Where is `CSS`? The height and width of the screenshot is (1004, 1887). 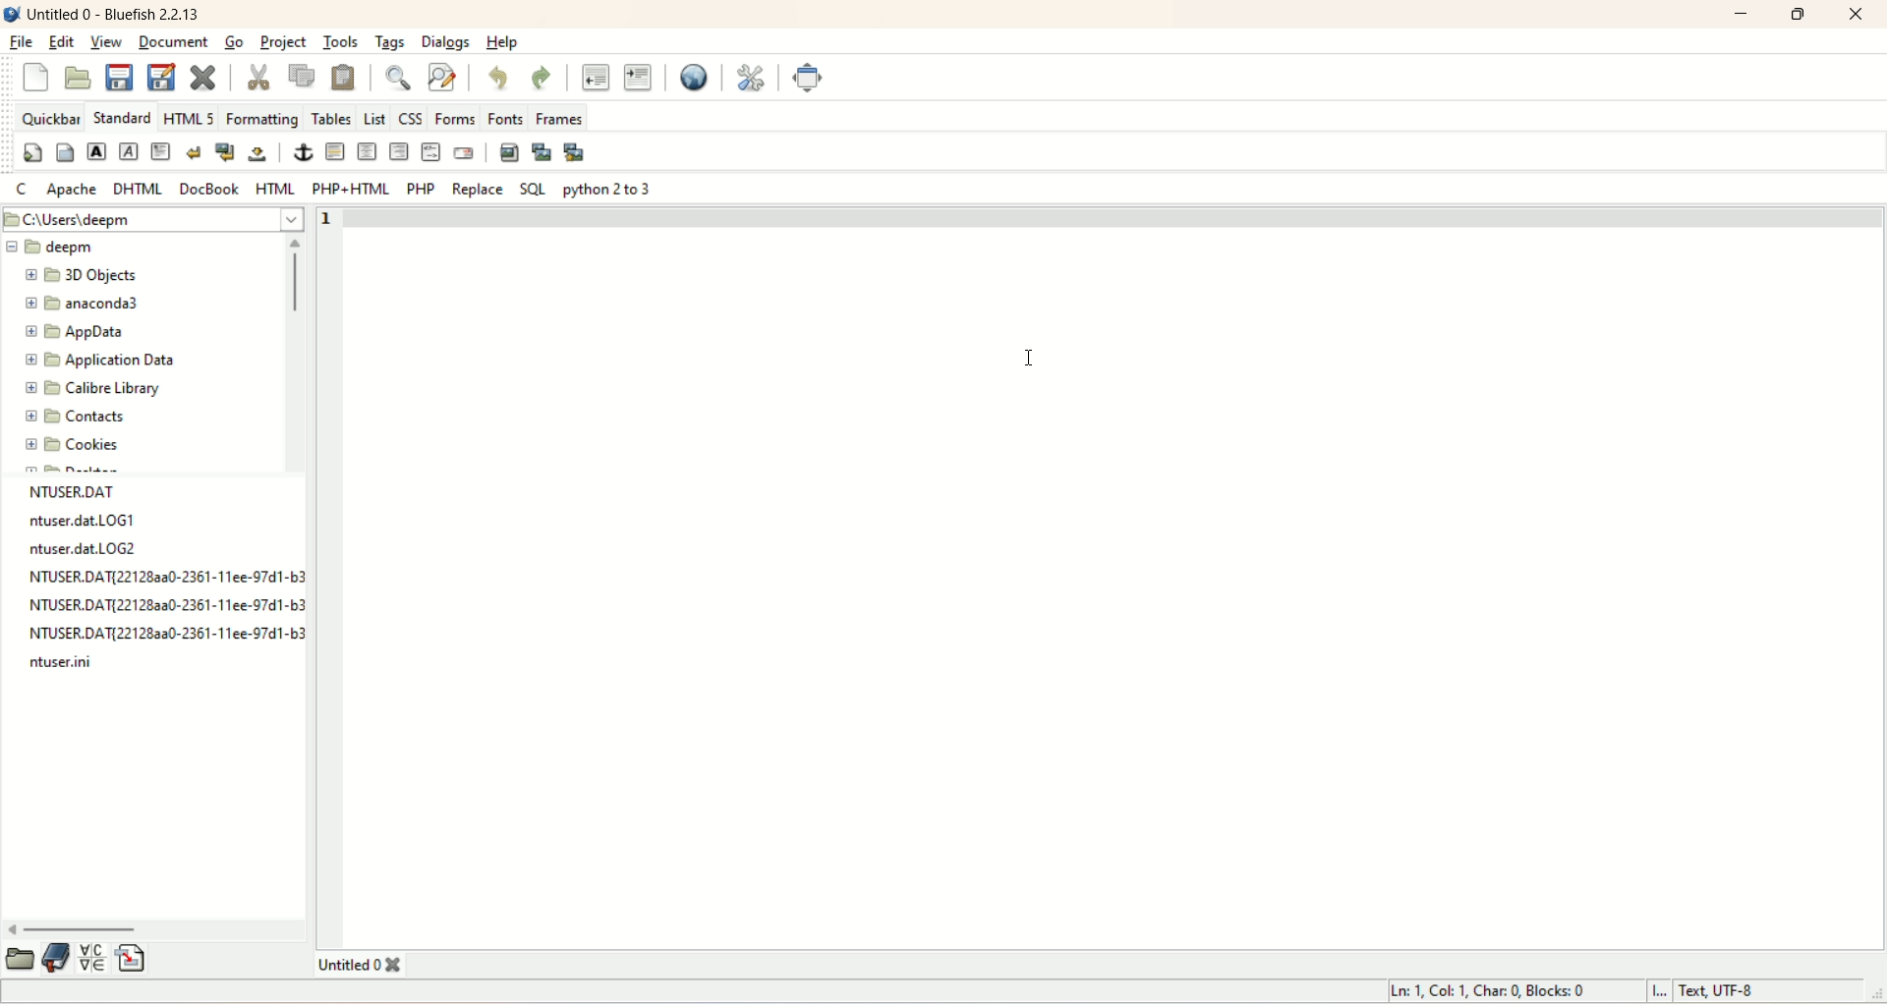
CSS is located at coordinates (412, 117).